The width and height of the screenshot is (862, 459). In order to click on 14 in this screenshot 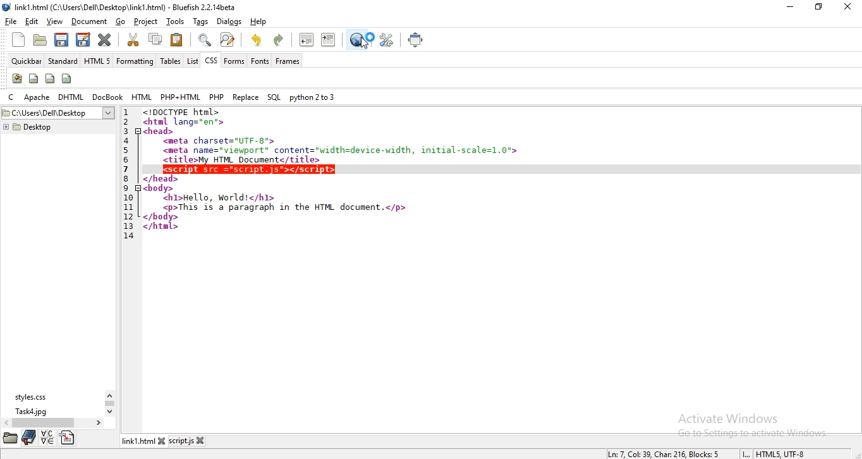, I will do `click(129, 236)`.